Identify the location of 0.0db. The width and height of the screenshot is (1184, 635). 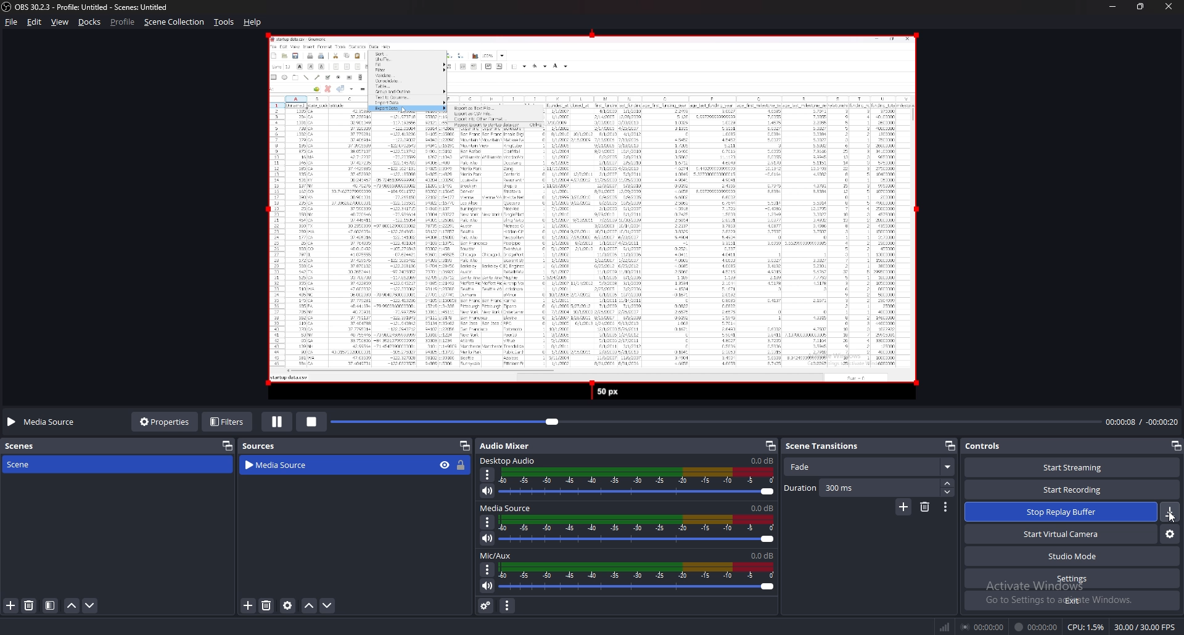
(763, 556).